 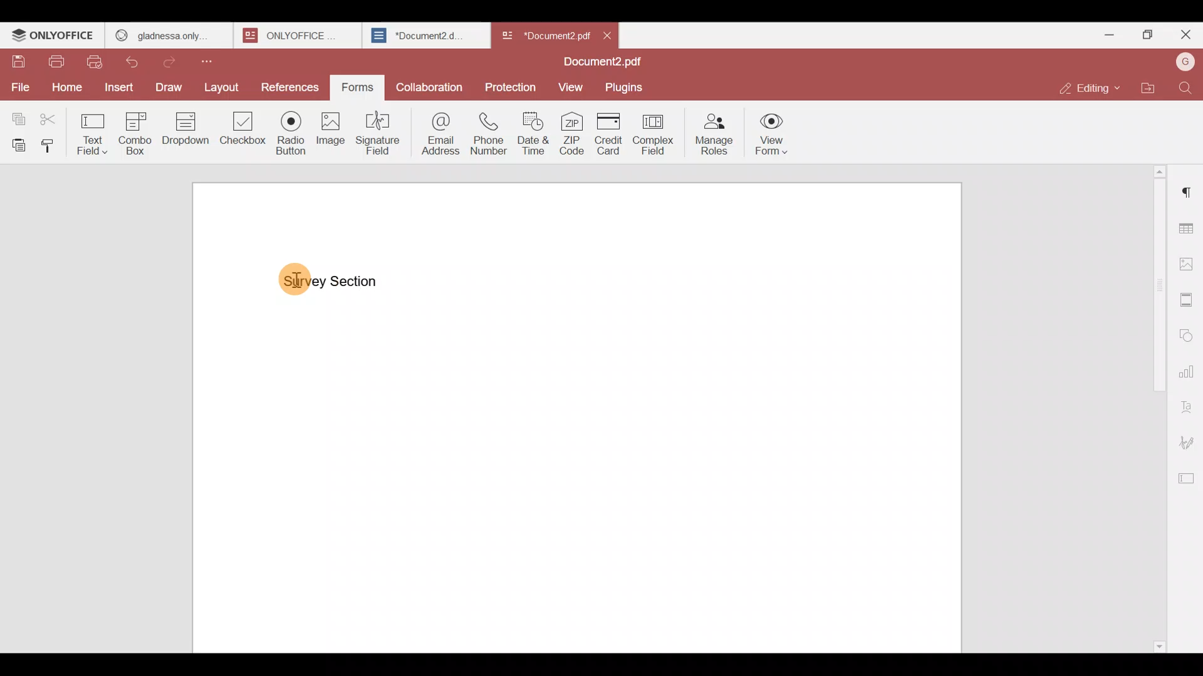 What do you see at coordinates (1185, 62) in the screenshot?
I see `Account name` at bounding box center [1185, 62].